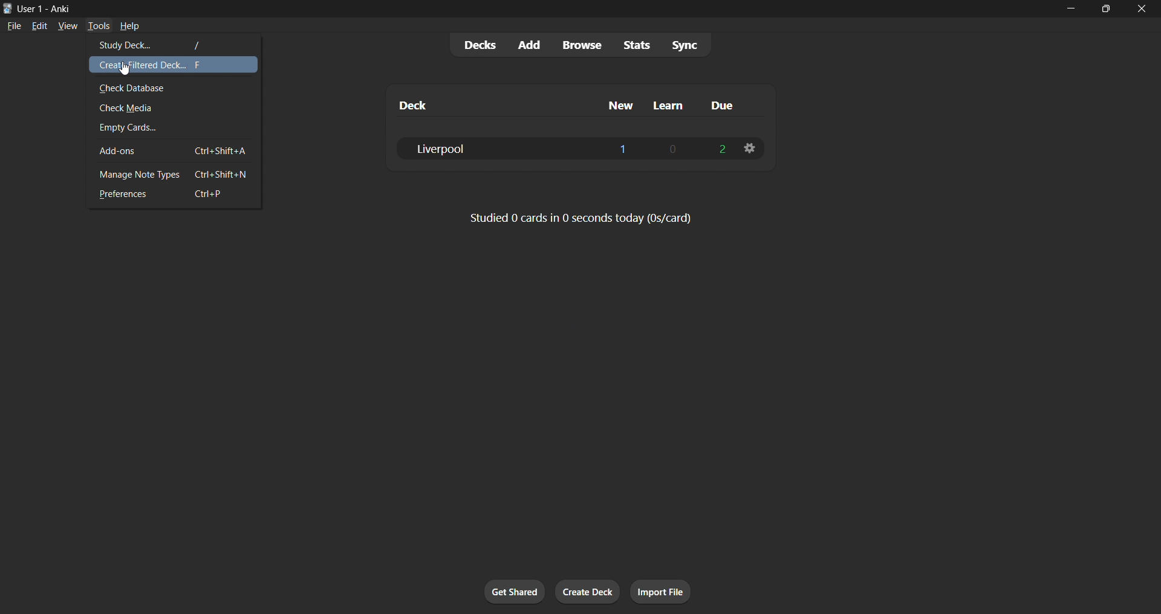 This screenshot has height=614, width=1161. Describe the element at coordinates (172, 195) in the screenshot. I see `preferences` at that location.